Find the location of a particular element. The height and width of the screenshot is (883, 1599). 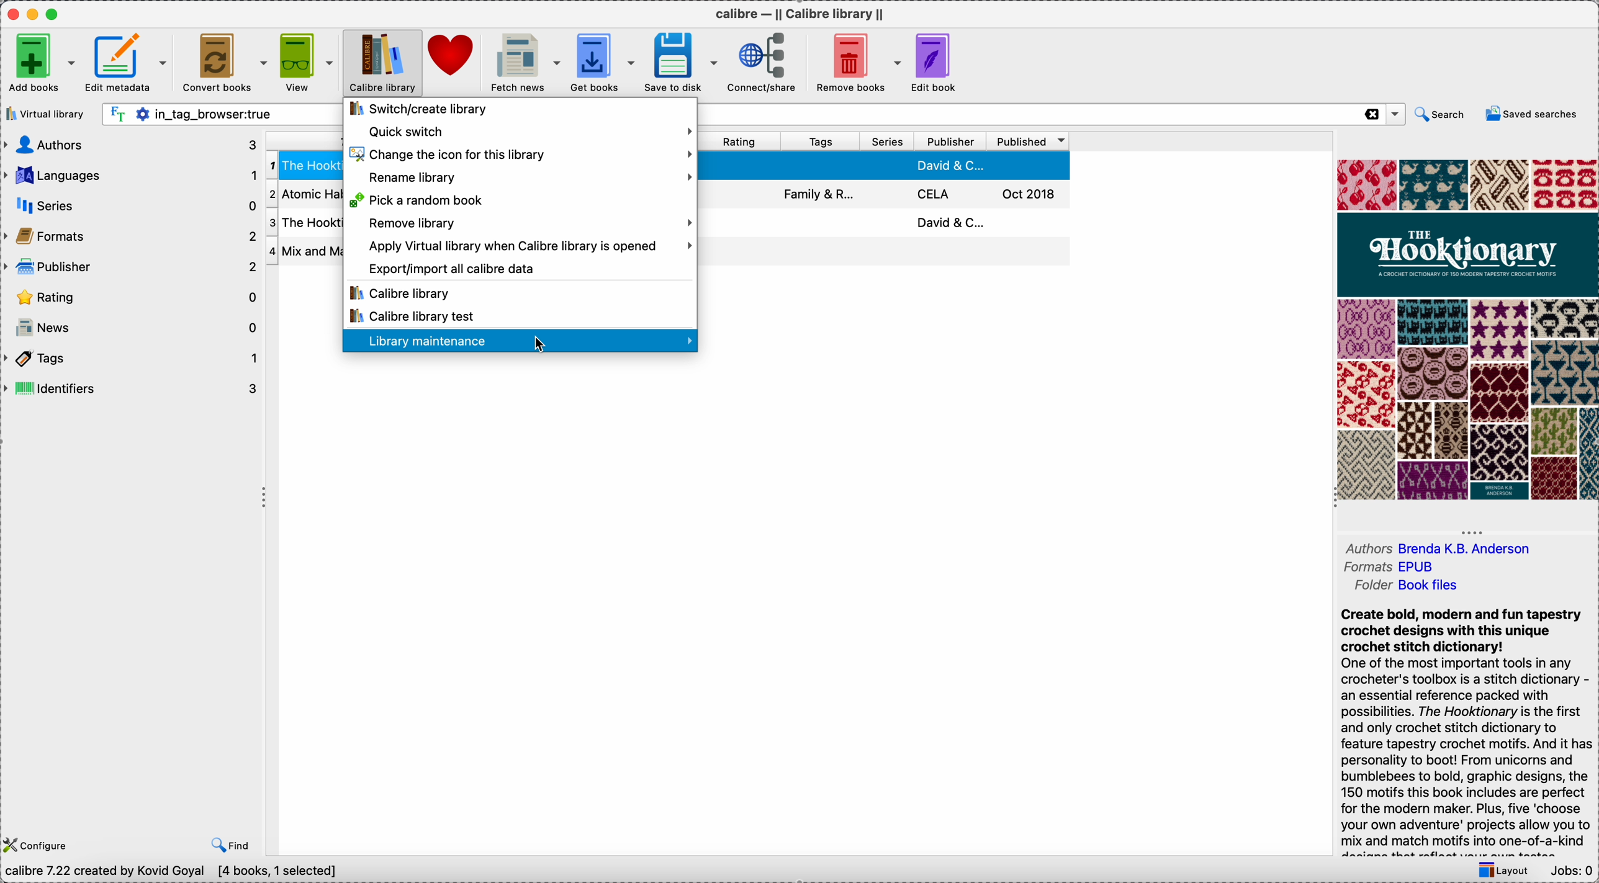

layout is located at coordinates (1508, 870).